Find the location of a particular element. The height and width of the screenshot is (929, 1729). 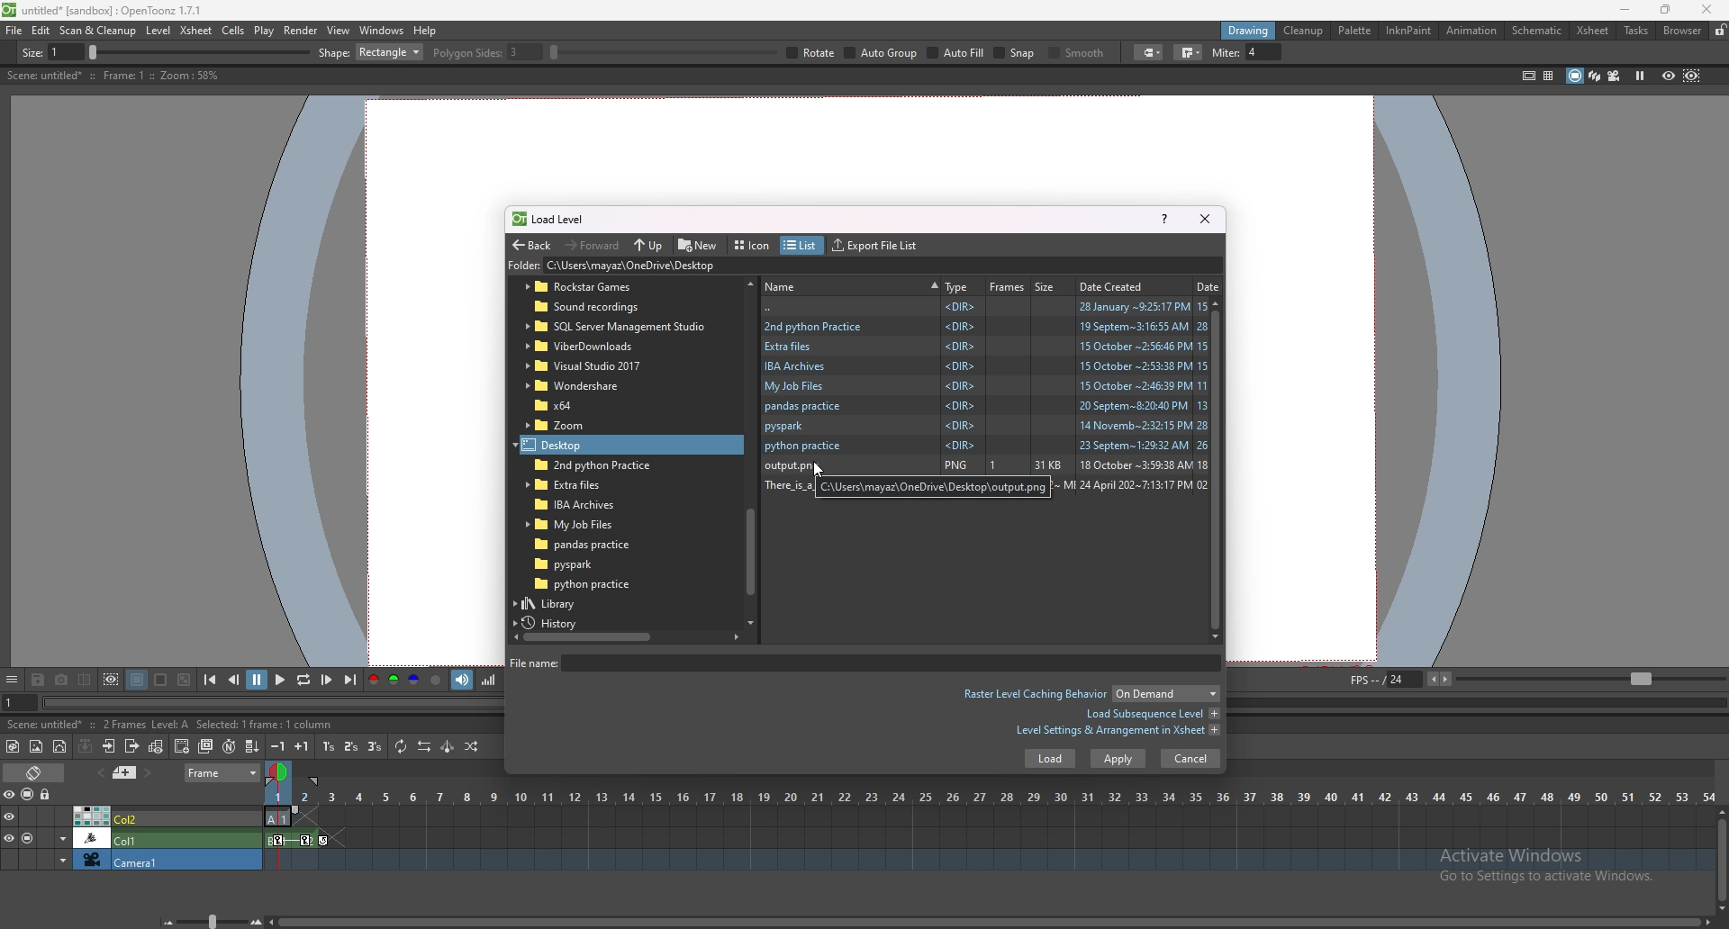

checkered background is located at coordinates (183, 681).